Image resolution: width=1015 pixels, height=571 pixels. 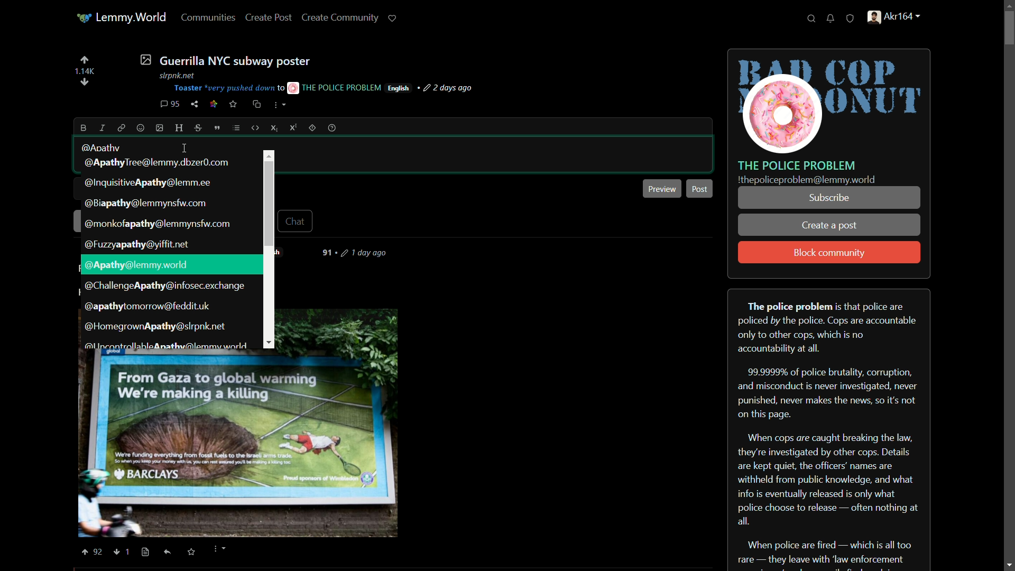 What do you see at coordinates (343, 17) in the screenshot?
I see `create community ` at bounding box center [343, 17].